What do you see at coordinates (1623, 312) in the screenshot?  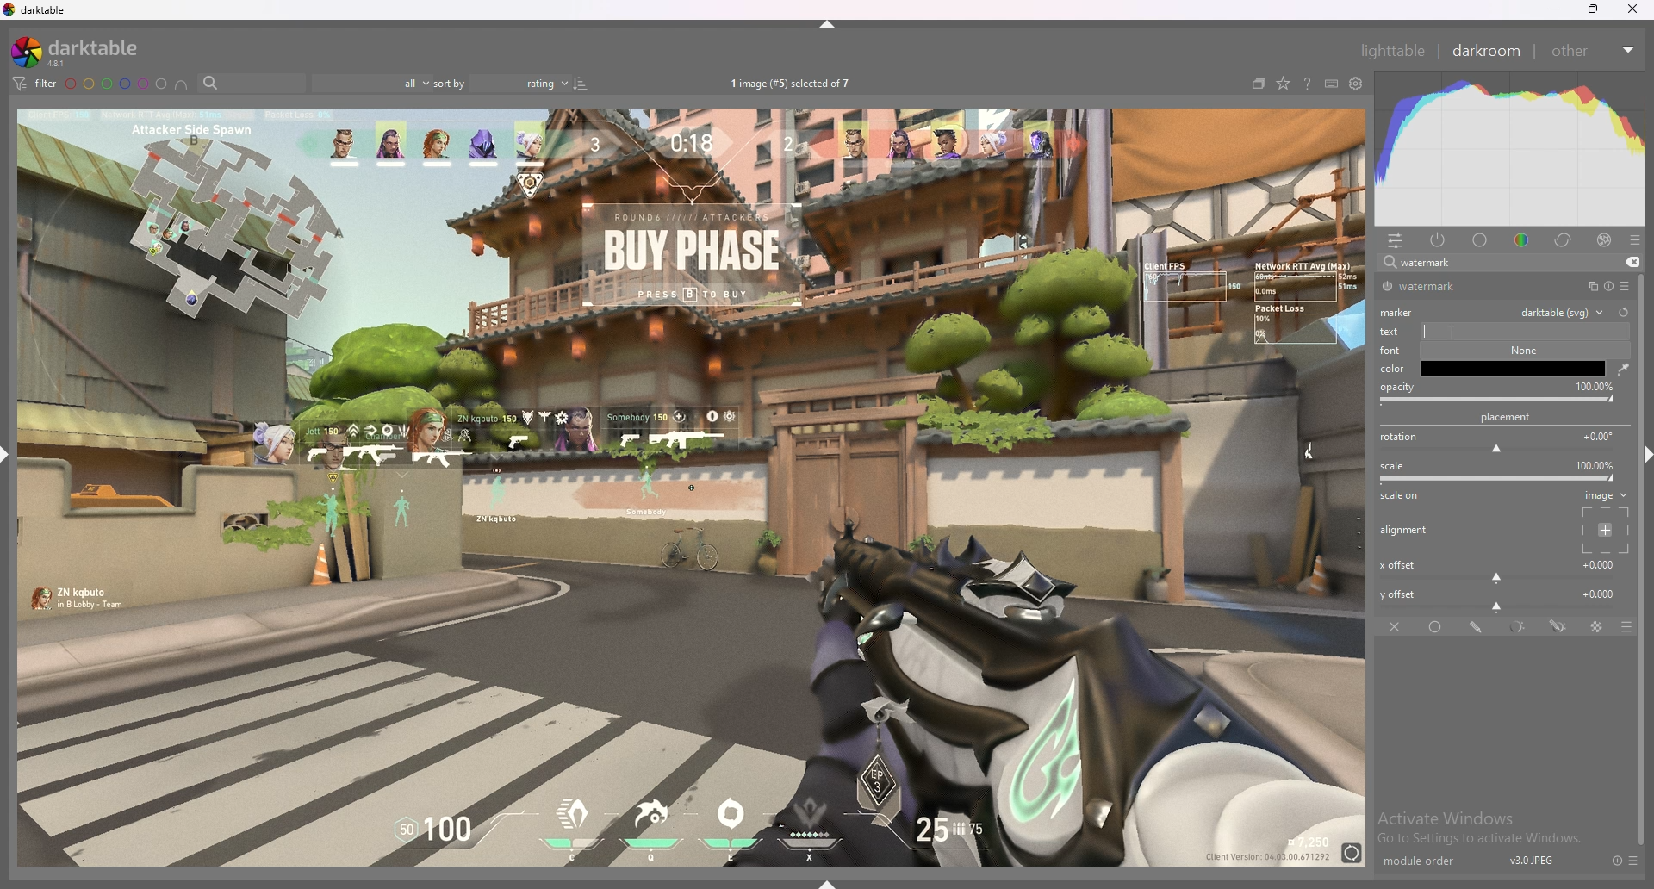 I see `refresh` at bounding box center [1623, 312].